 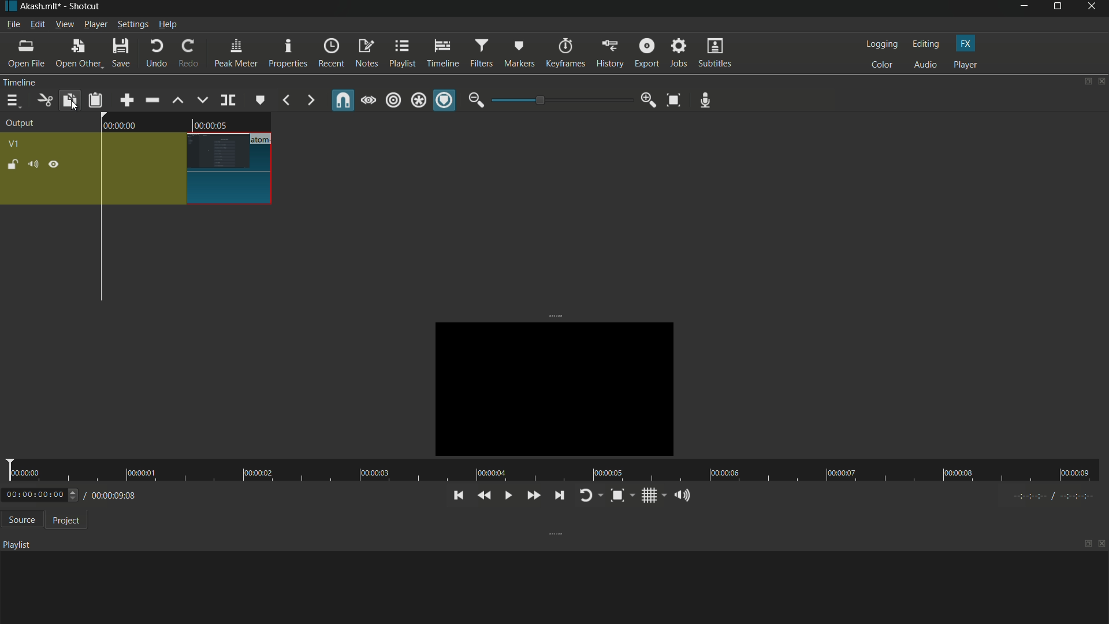 What do you see at coordinates (1059, 9) in the screenshot?
I see `maximize` at bounding box center [1059, 9].